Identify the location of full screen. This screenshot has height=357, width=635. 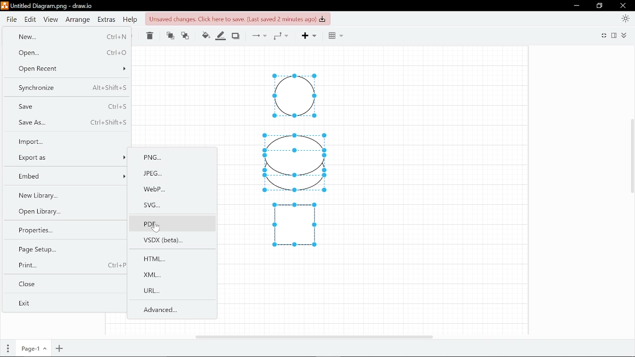
(604, 35).